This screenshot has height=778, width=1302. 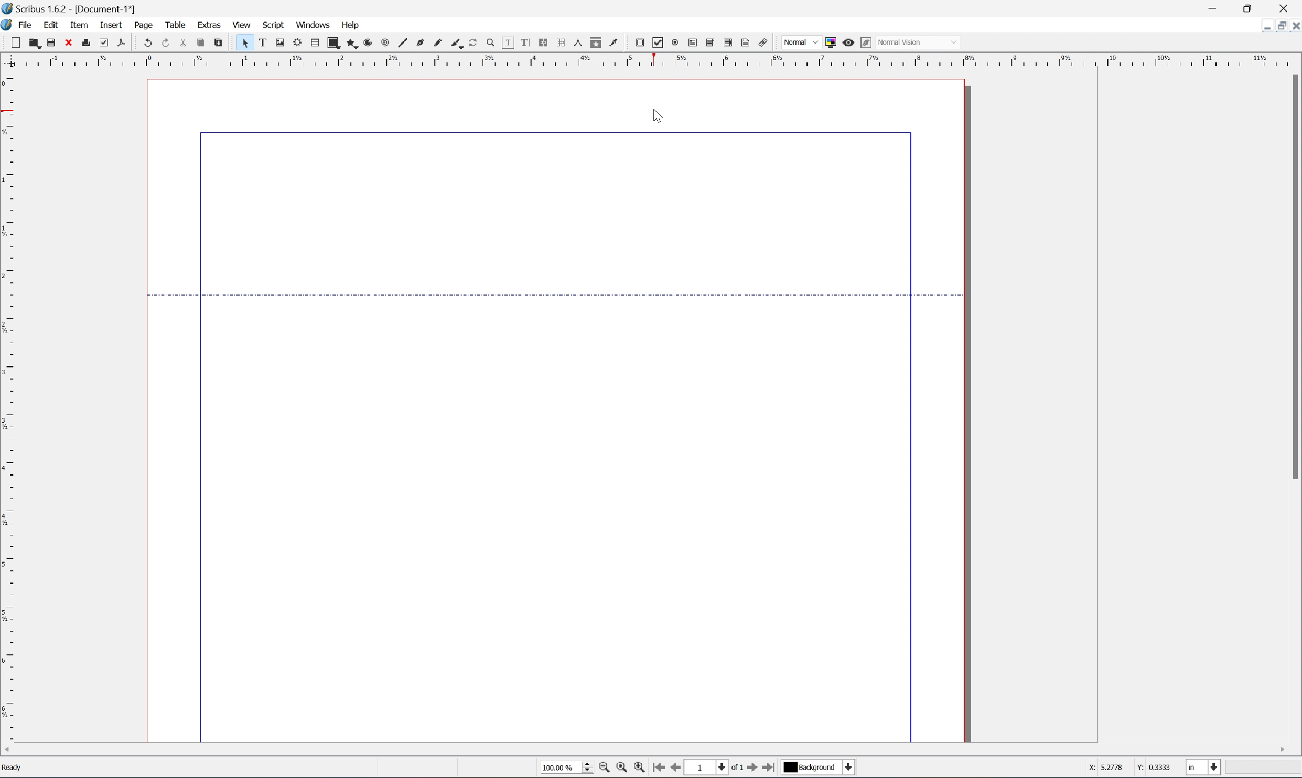 I want to click on zoom in or zoom out, so click(x=491, y=44).